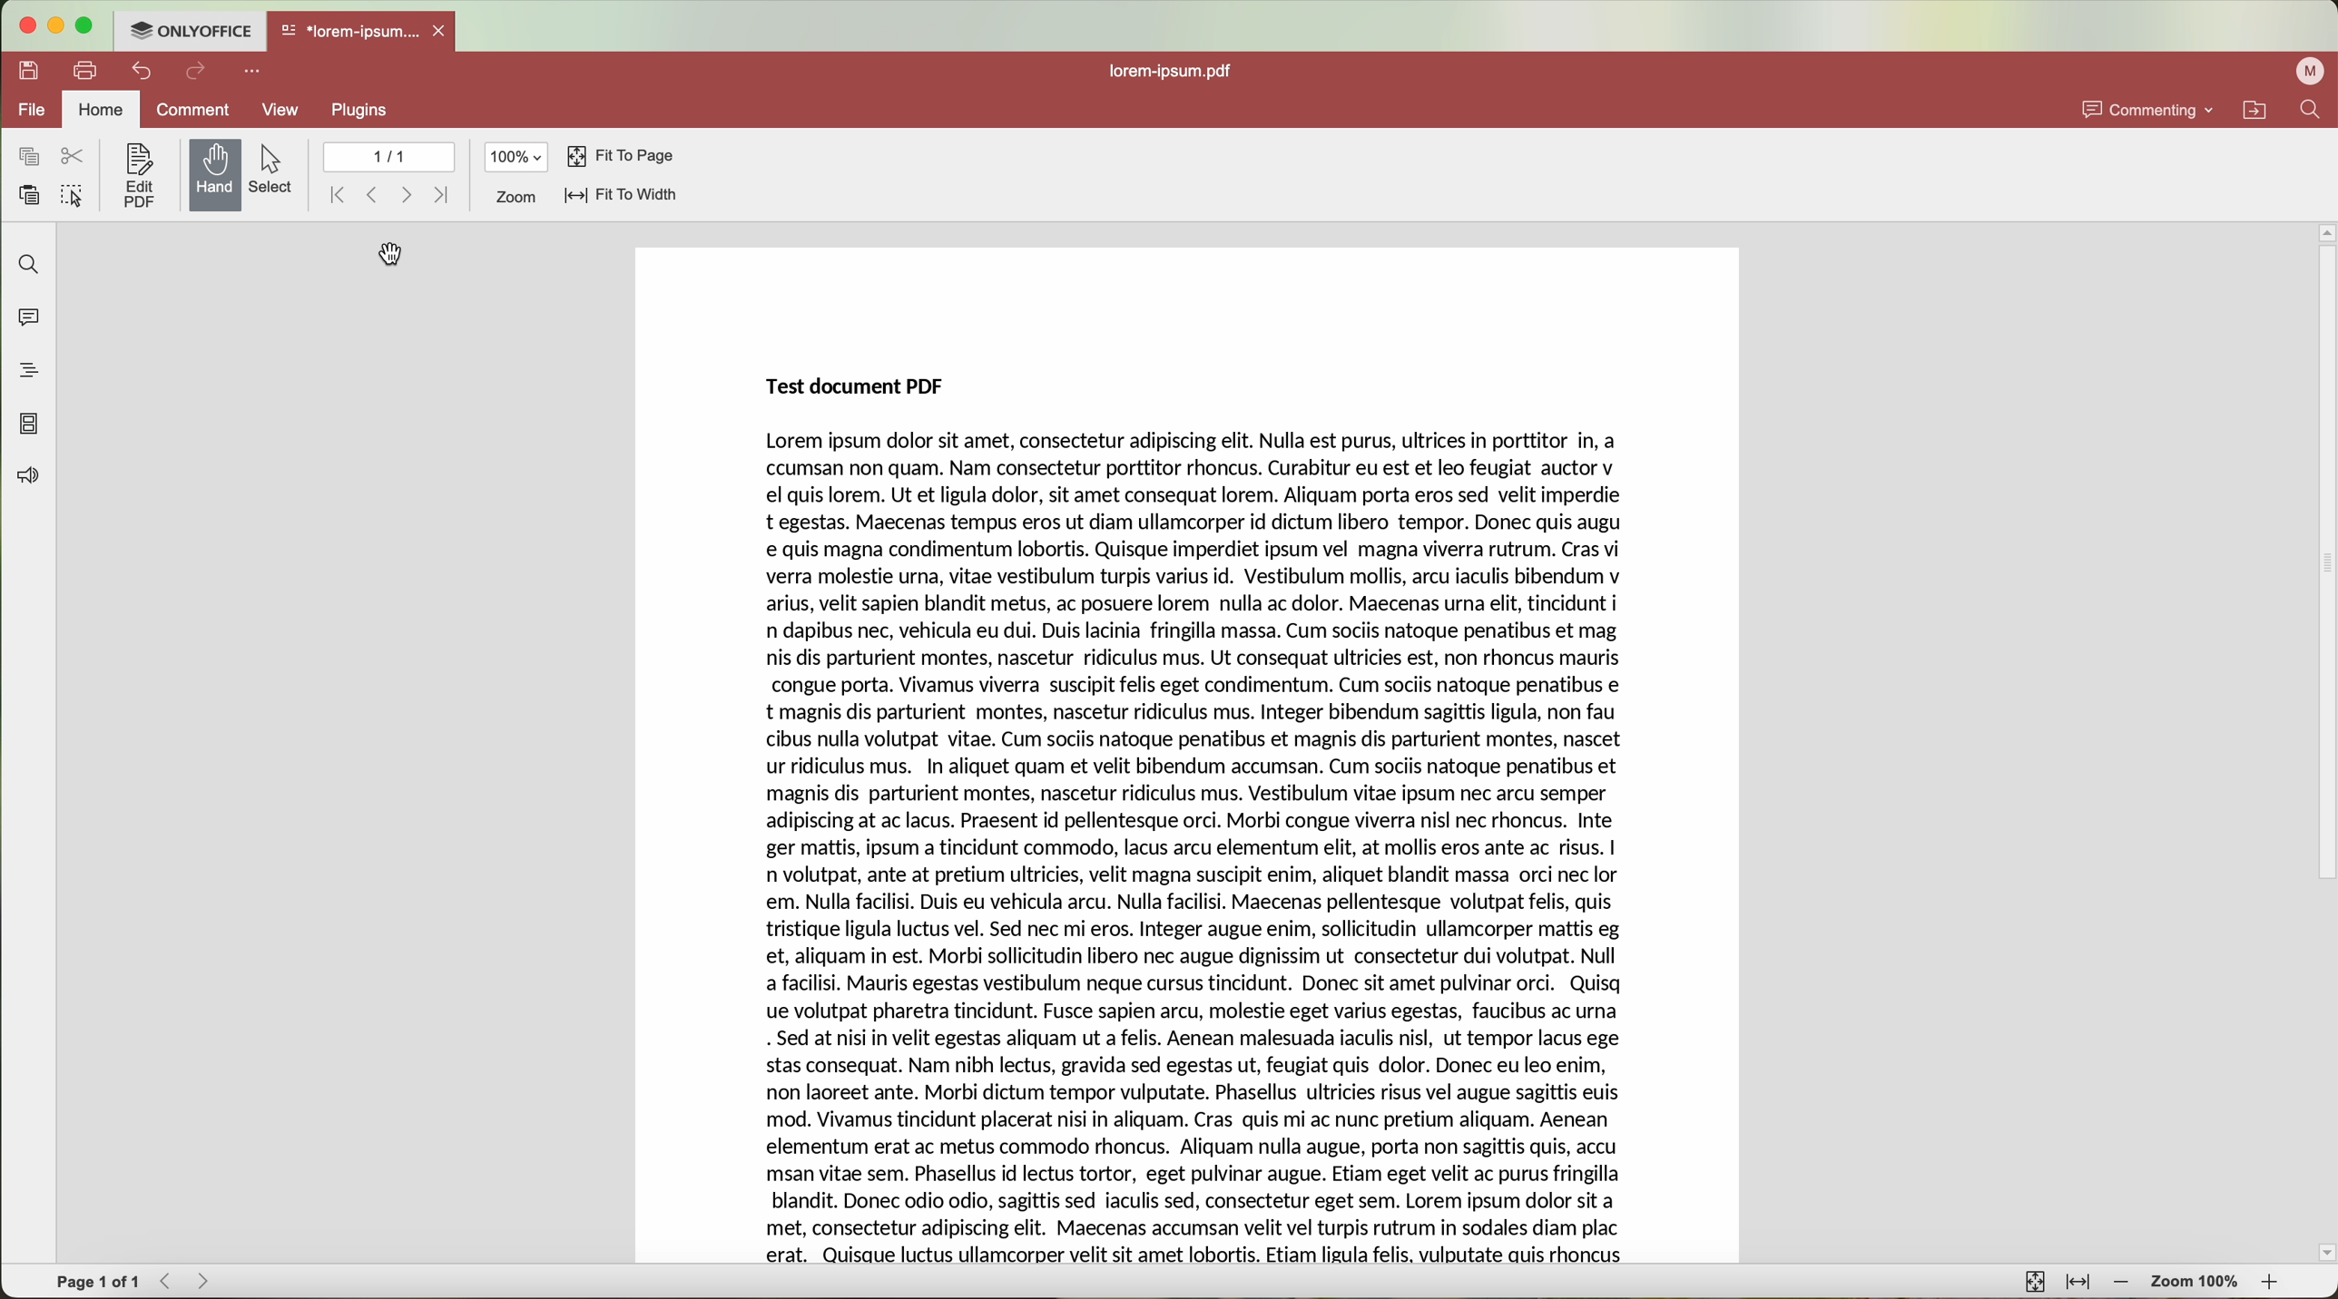 The width and height of the screenshot is (2338, 1299). I want to click on Backward, so click(168, 1281).